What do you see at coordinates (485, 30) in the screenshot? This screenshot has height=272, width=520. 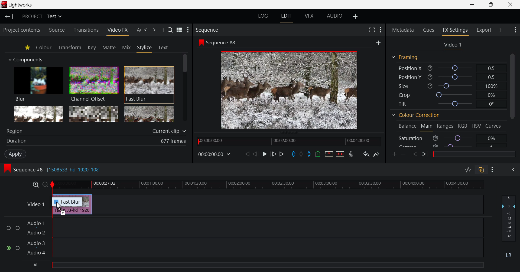 I see `Export` at bounding box center [485, 30].